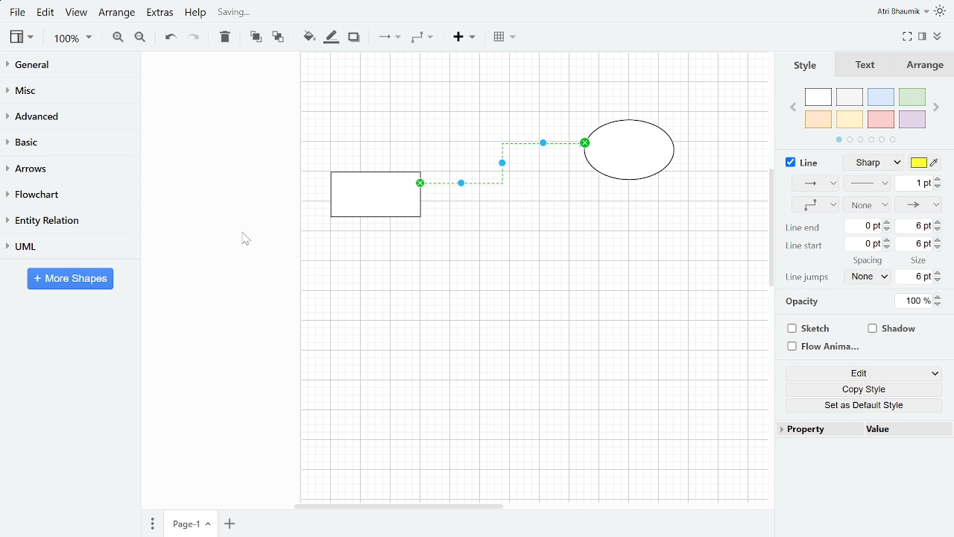  Describe the element at coordinates (821, 347) in the screenshot. I see `Flow anima` at that location.